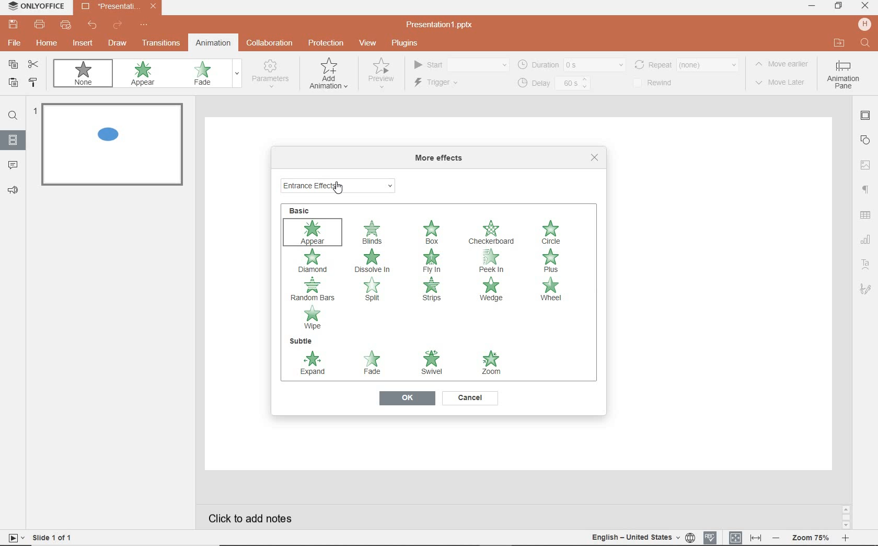 This screenshot has width=878, height=546. I want to click on spell checking, so click(709, 537).